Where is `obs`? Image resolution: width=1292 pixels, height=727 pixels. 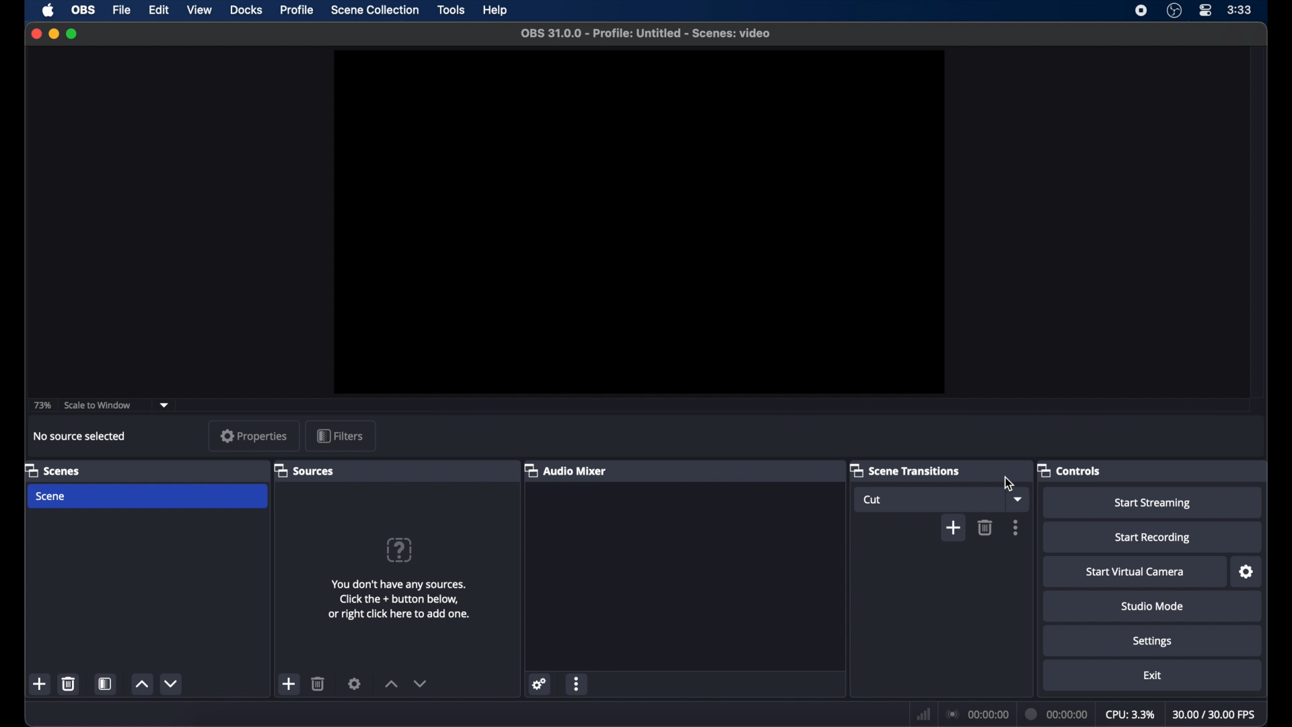
obs is located at coordinates (84, 10).